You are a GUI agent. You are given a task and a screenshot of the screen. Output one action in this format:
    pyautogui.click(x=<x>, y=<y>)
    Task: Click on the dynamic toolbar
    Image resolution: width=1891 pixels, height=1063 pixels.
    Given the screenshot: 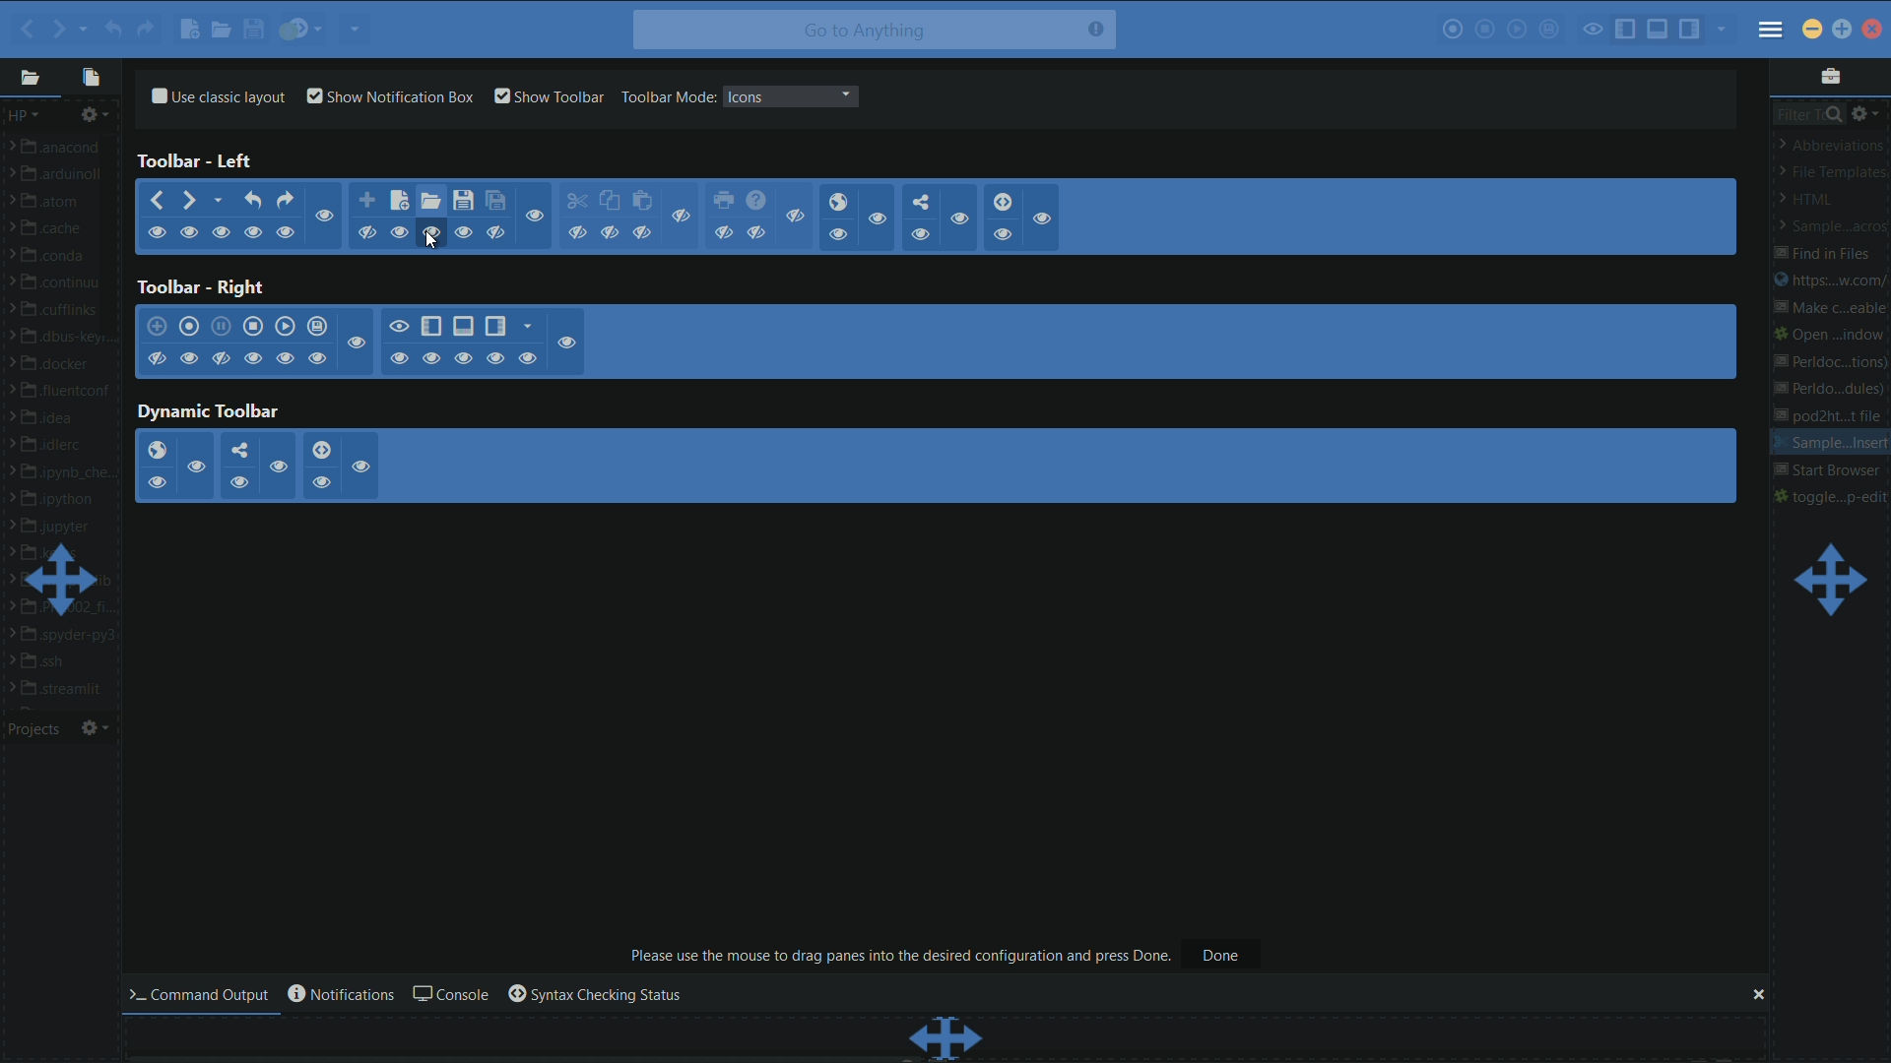 What is the action you would take?
    pyautogui.click(x=209, y=412)
    